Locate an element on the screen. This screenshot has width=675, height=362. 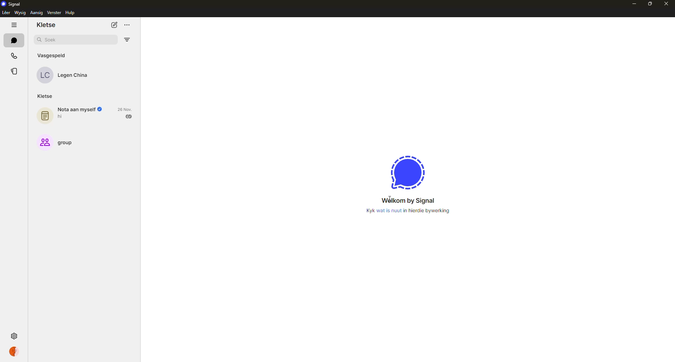
stories is located at coordinates (15, 71).